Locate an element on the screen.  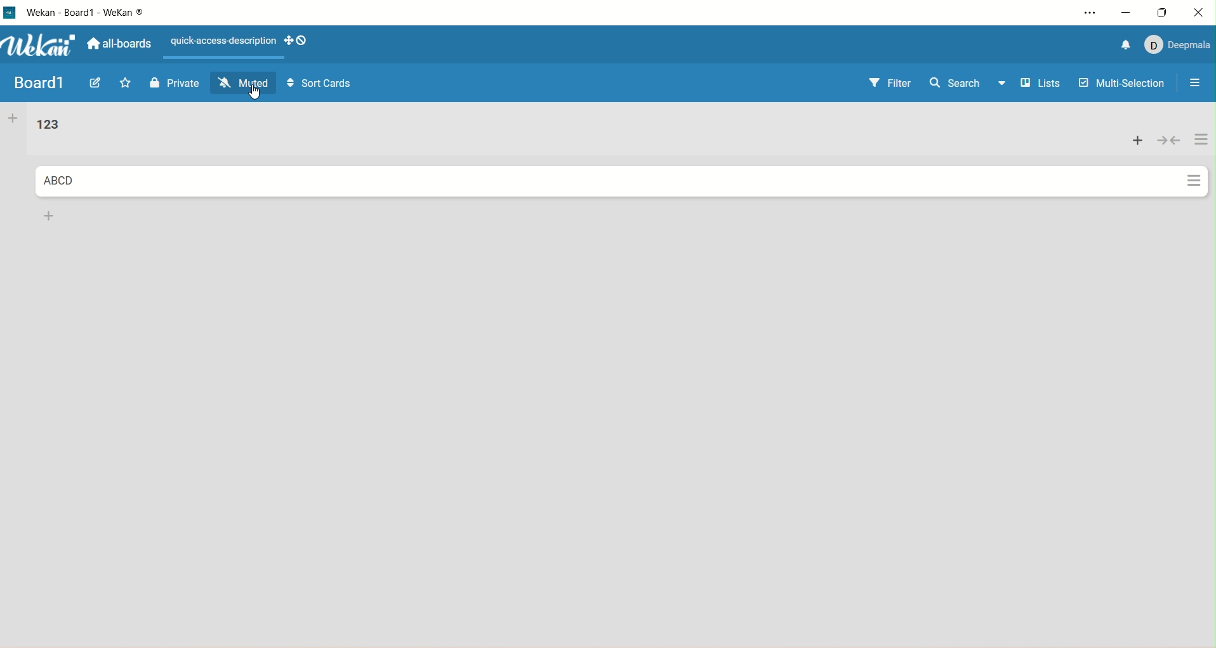
private is located at coordinates (175, 83).